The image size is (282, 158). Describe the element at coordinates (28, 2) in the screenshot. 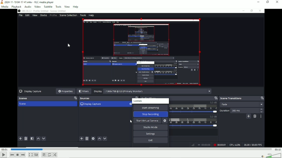

I see `title` at that location.